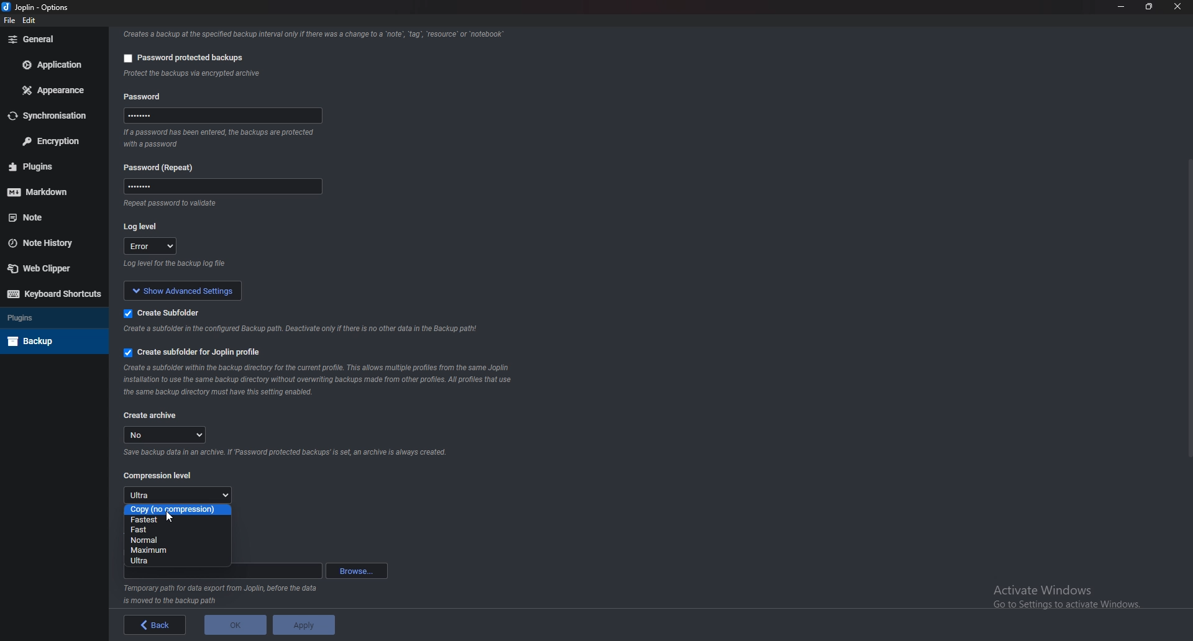  What do you see at coordinates (53, 190) in the screenshot?
I see `Markdown` at bounding box center [53, 190].